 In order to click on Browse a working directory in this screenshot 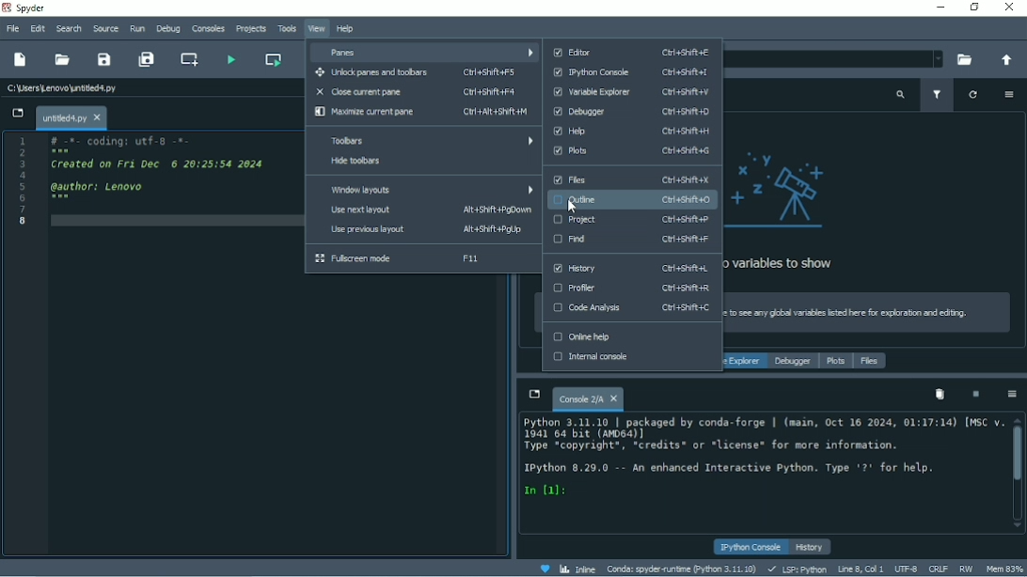, I will do `click(964, 59)`.